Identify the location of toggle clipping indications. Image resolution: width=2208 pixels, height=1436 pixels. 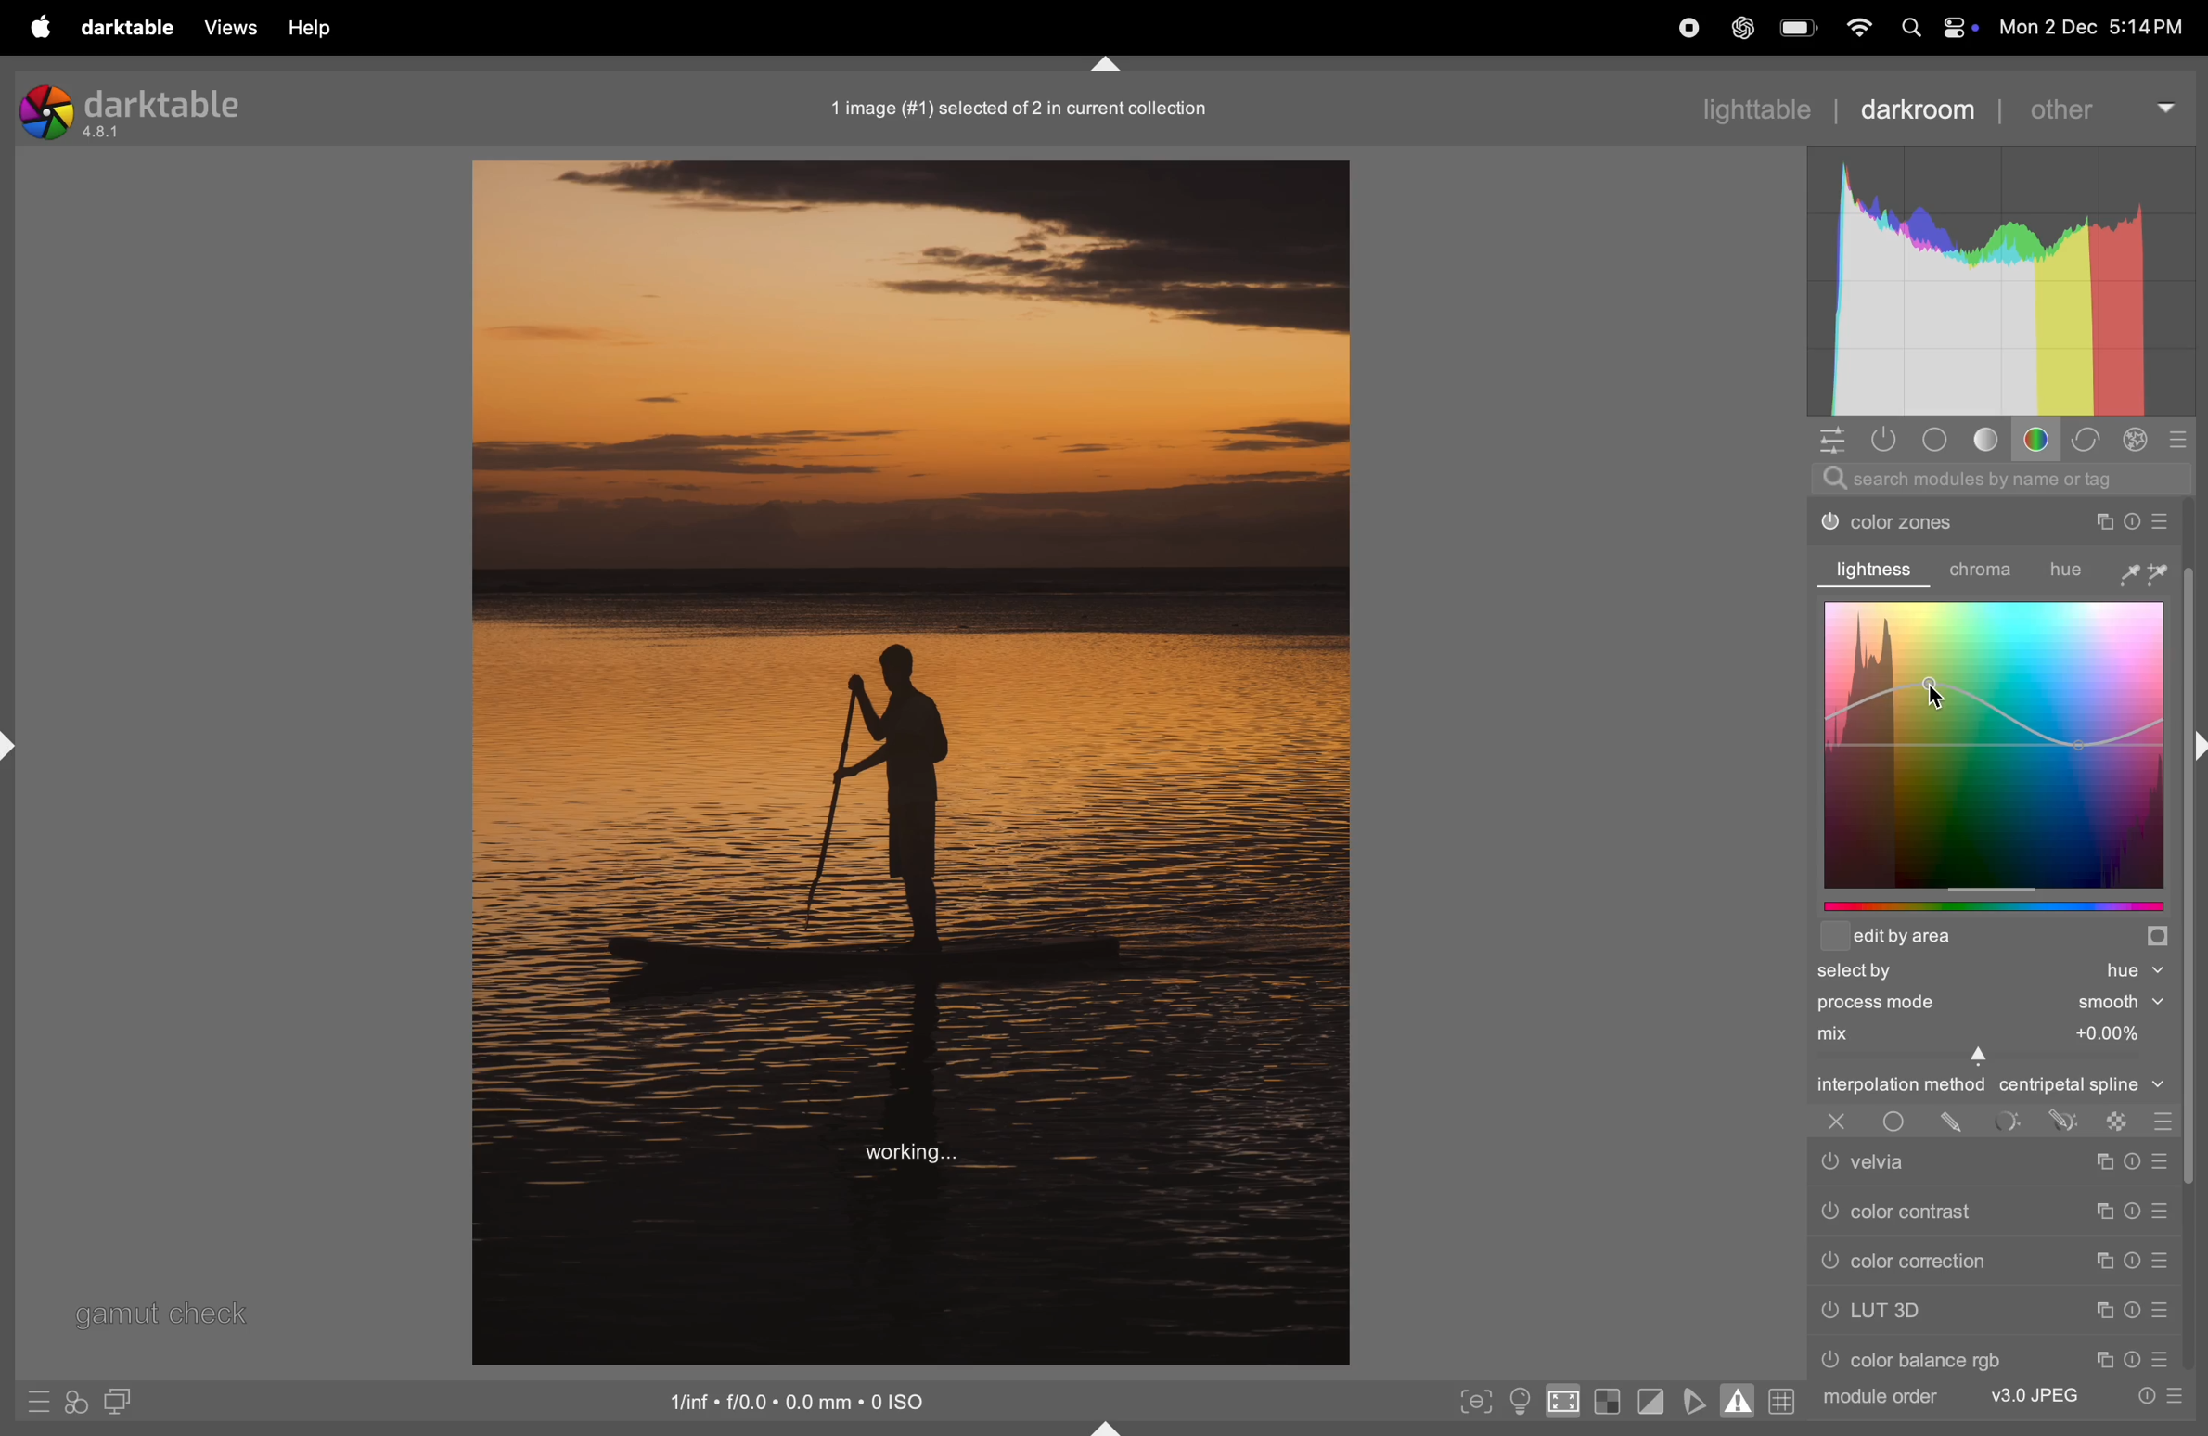
(1654, 1403).